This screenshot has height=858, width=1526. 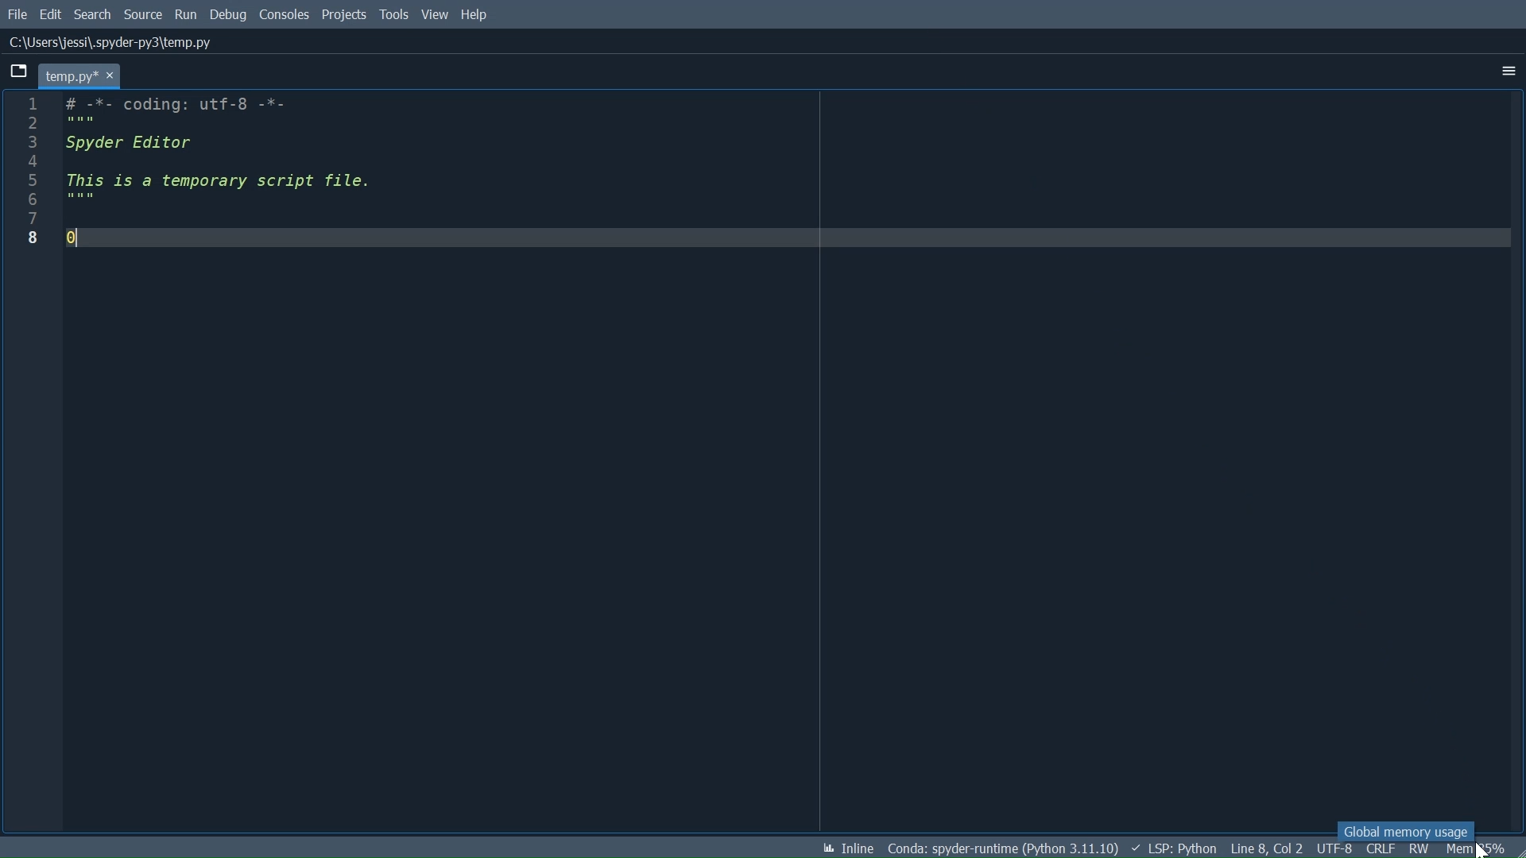 I want to click on Search, so click(x=93, y=15).